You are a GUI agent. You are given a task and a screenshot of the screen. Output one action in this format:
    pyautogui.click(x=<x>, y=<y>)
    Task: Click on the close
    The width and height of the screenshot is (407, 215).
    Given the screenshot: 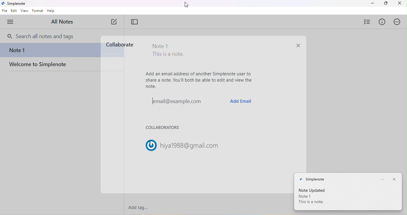 What is the action you would take?
    pyautogui.click(x=399, y=4)
    